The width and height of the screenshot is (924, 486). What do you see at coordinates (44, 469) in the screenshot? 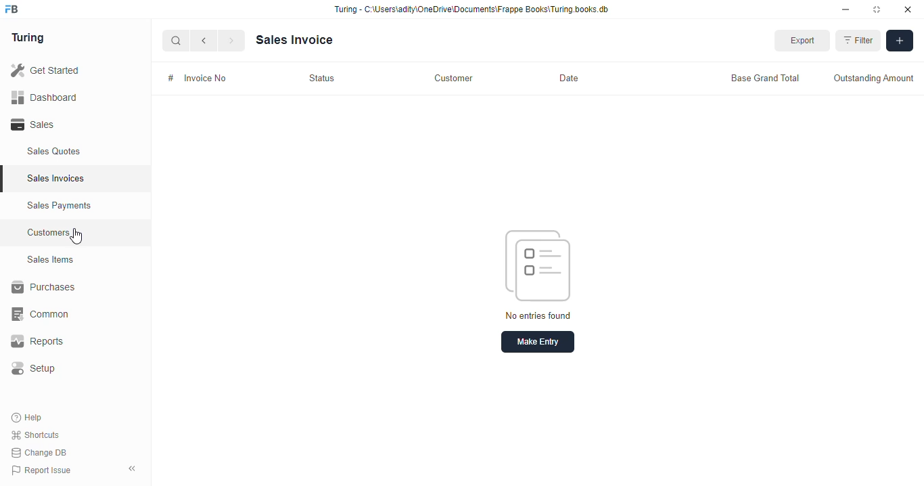
I see `Report Issue` at bounding box center [44, 469].